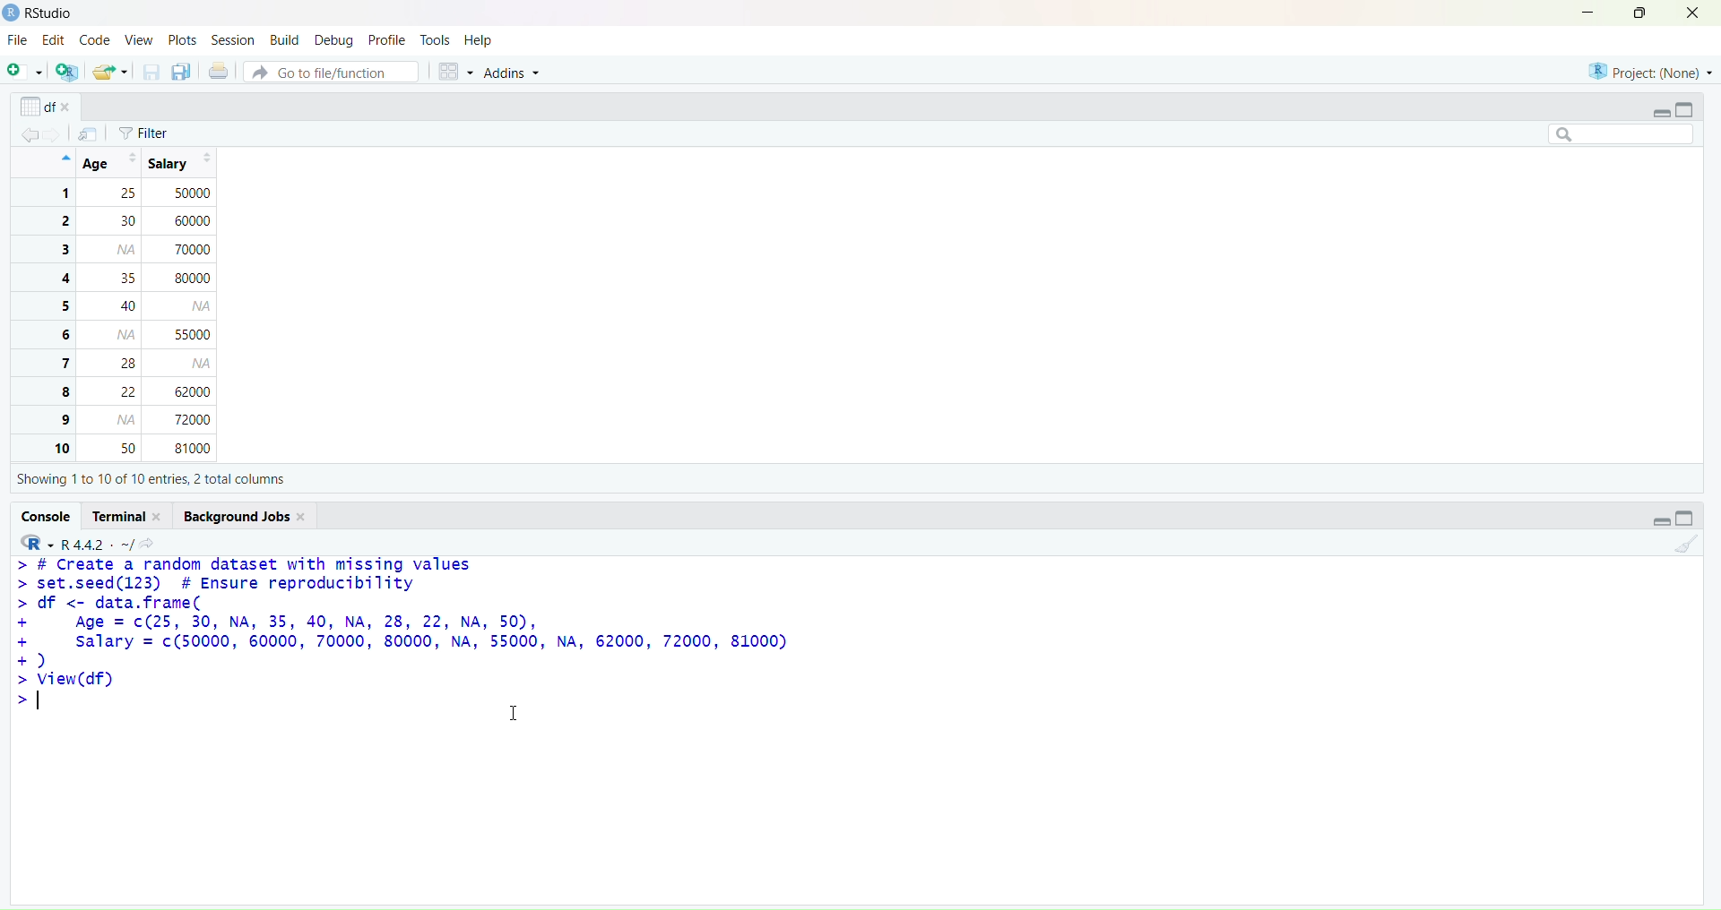 The height and width of the screenshot is (910, 1721). Describe the element at coordinates (58, 134) in the screenshot. I see `forward` at that location.